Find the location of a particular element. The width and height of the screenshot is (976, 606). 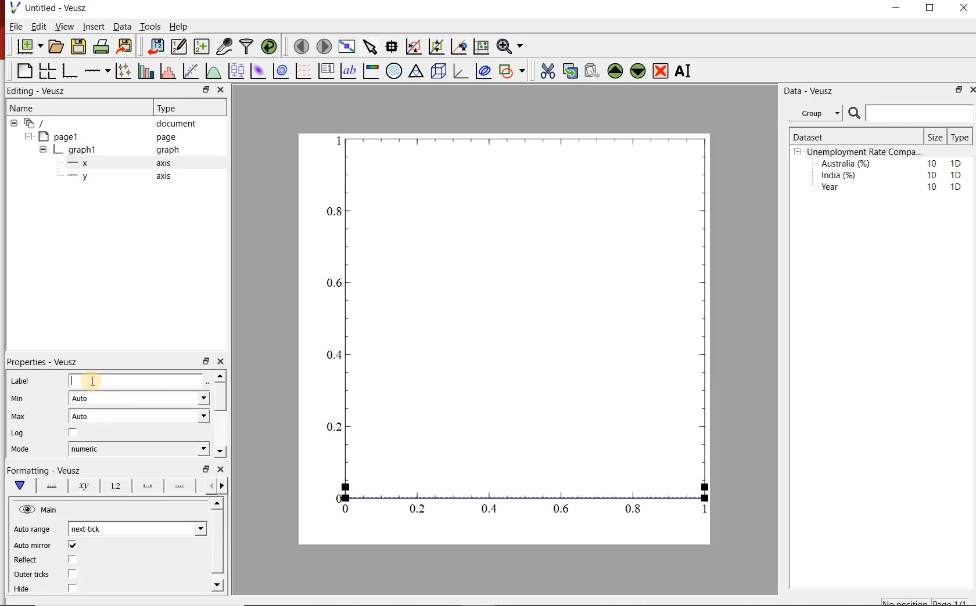

move to previous page is located at coordinates (302, 45).